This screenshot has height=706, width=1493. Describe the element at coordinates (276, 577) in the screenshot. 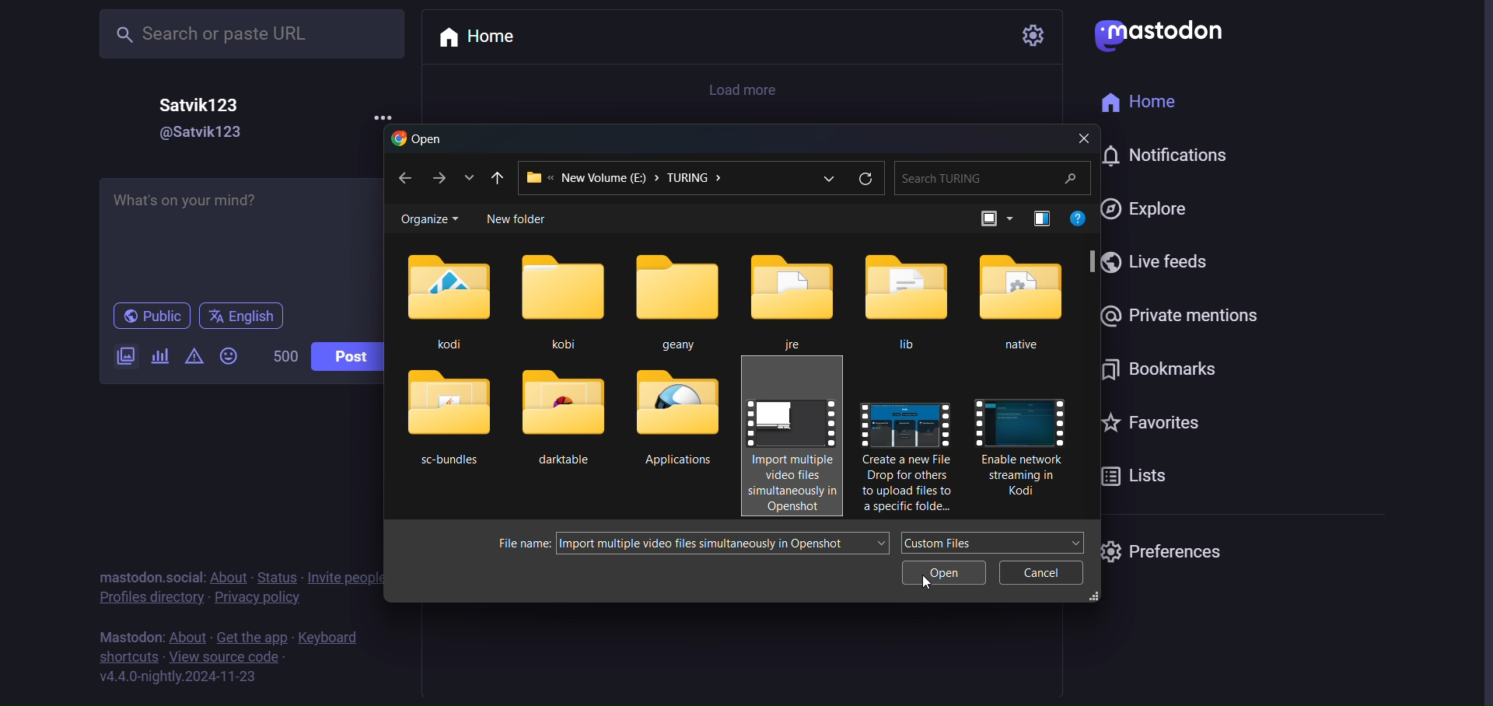

I see `status` at that location.